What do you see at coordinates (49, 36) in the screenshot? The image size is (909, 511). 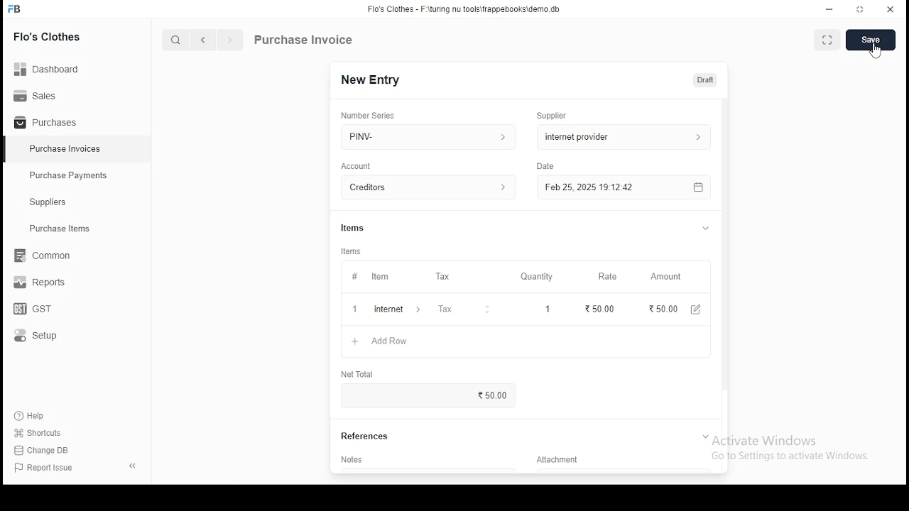 I see `flo's clothes` at bounding box center [49, 36].